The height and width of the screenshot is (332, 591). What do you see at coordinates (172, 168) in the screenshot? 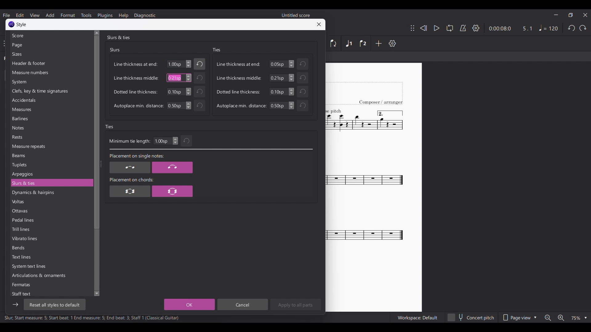
I see `Placement on single note option 2` at bounding box center [172, 168].